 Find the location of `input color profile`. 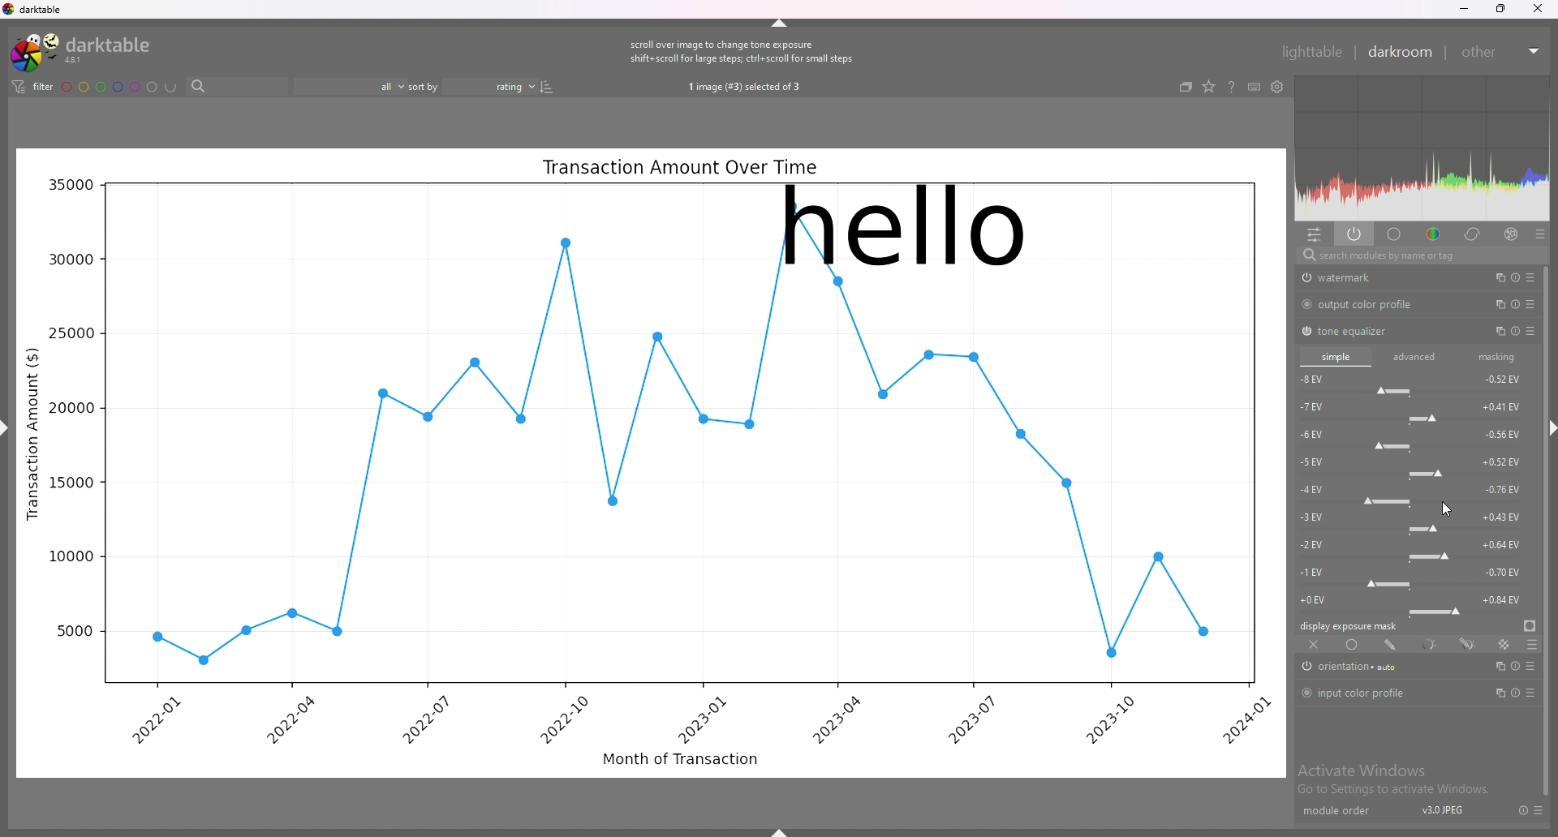

input color profile is located at coordinates (1366, 693).